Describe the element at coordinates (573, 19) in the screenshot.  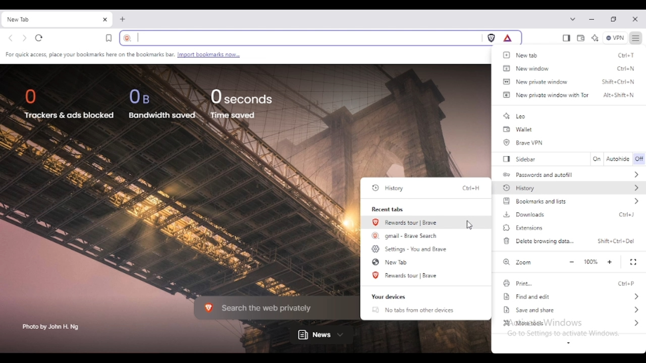
I see `search tabs` at that location.